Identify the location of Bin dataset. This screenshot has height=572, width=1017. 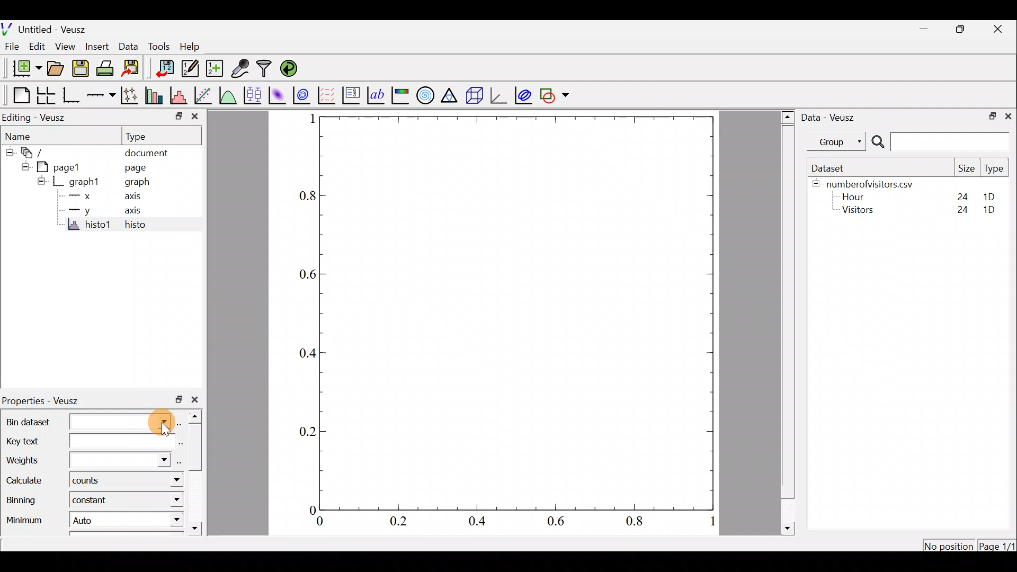
(87, 423).